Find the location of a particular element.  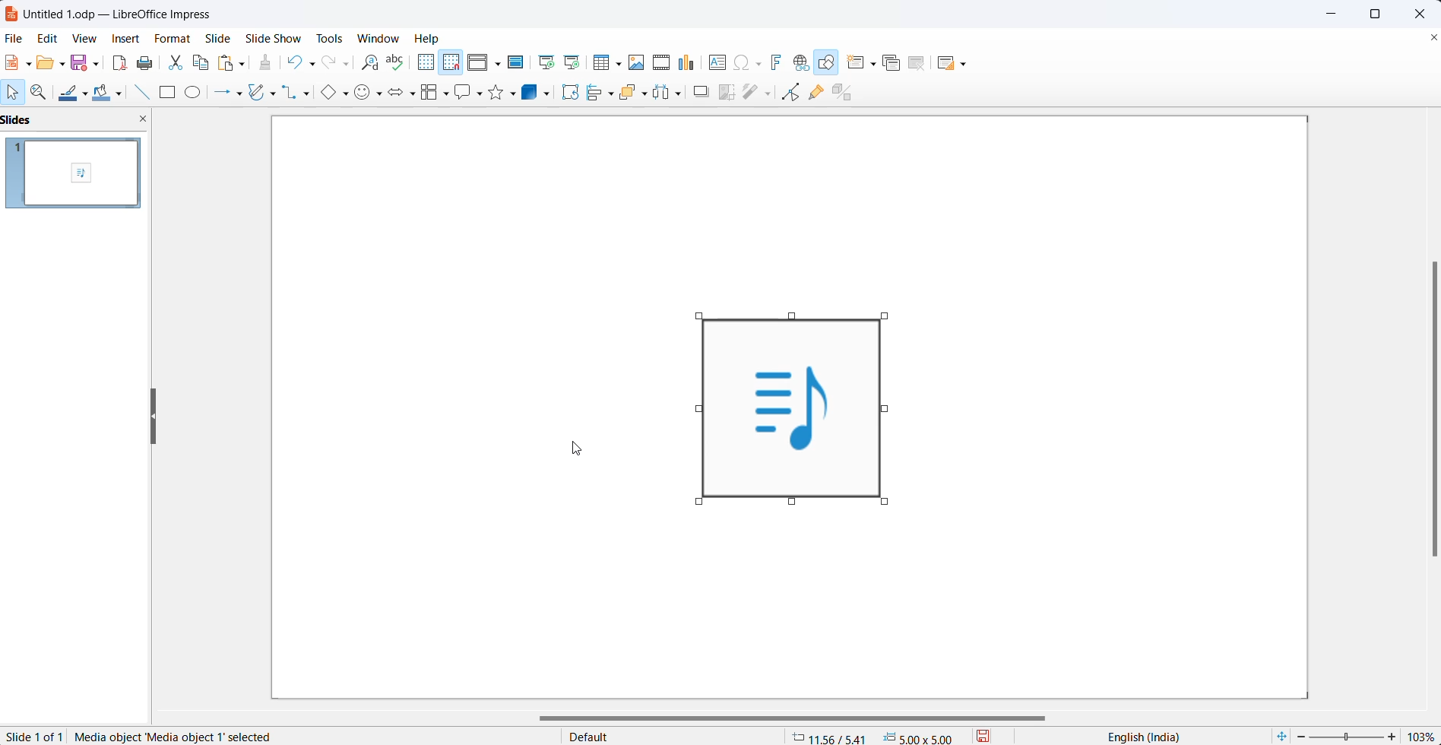

block arrows is located at coordinates (398, 94).